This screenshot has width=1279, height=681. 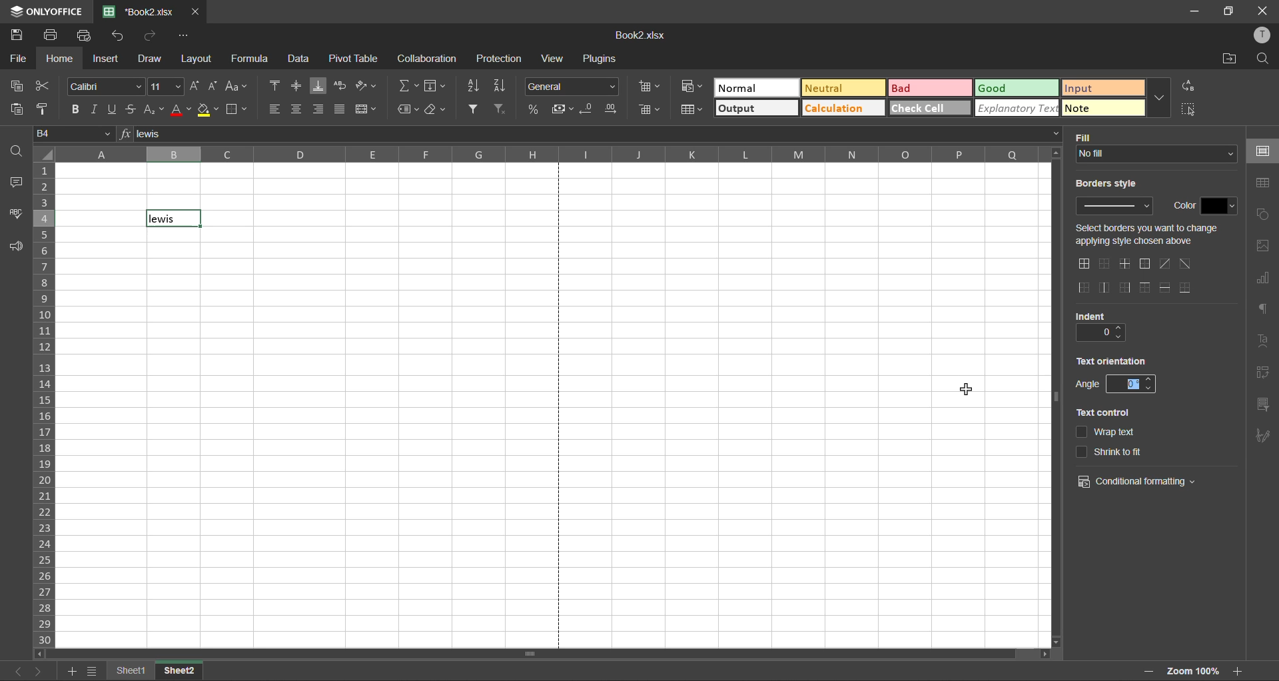 What do you see at coordinates (1189, 107) in the screenshot?
I see `select all` at bounding box center [1189, 107].